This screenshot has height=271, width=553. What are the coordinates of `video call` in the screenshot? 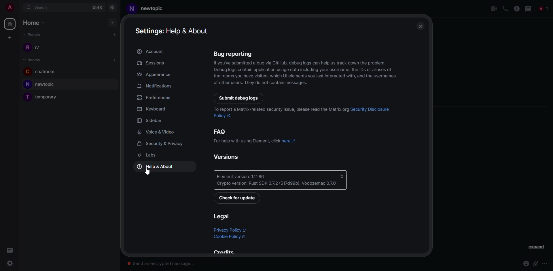 It's located at (493, 9).